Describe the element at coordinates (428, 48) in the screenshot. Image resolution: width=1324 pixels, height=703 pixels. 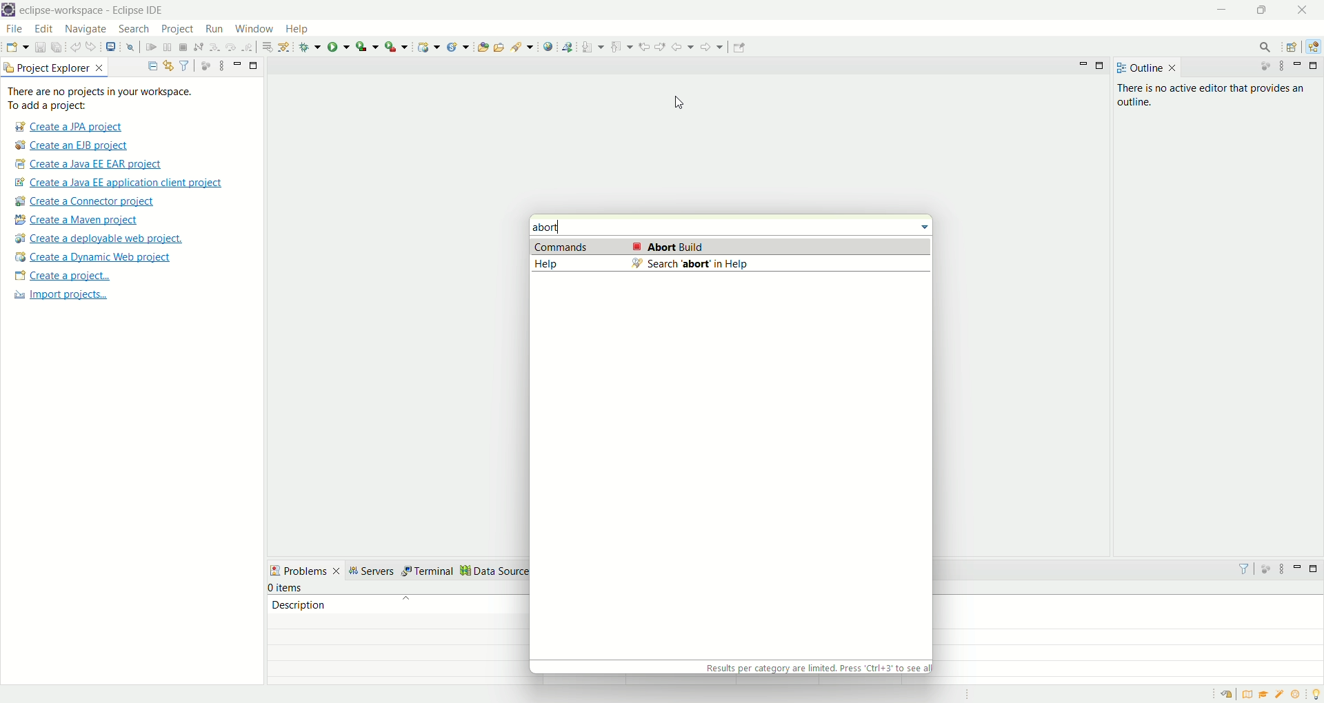
I see `create a dynamic web project` at that location.